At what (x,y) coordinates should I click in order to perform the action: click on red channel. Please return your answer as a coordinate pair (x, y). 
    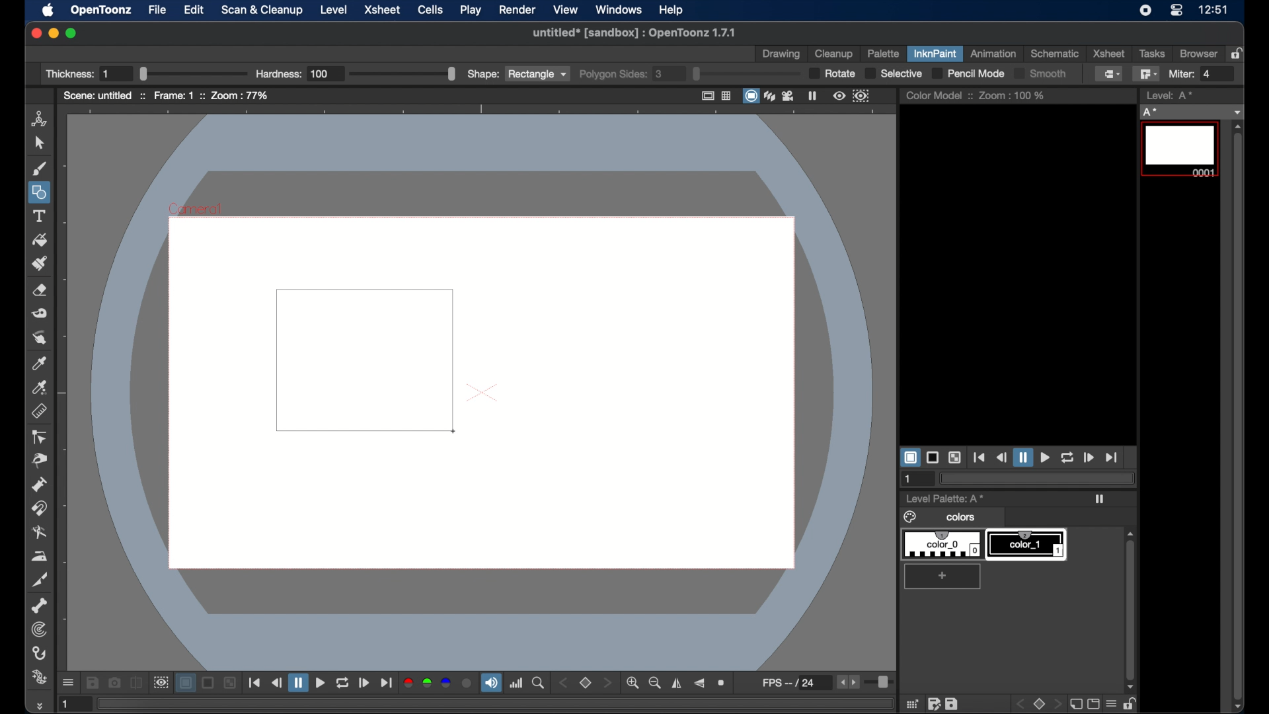
    Looking at the image, I should click on (408, 683).